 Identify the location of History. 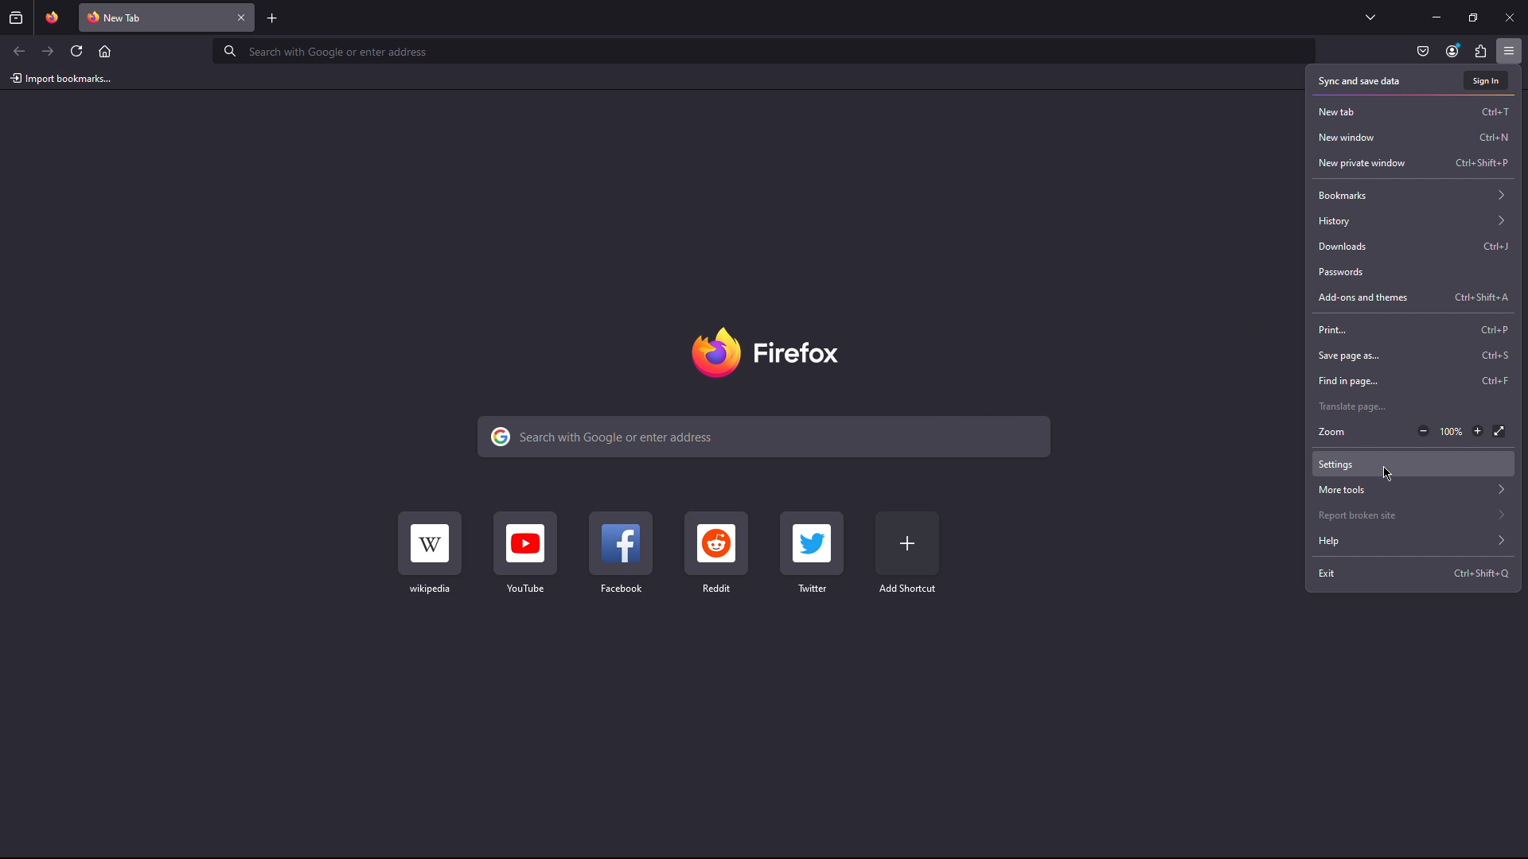
(1413, 220).